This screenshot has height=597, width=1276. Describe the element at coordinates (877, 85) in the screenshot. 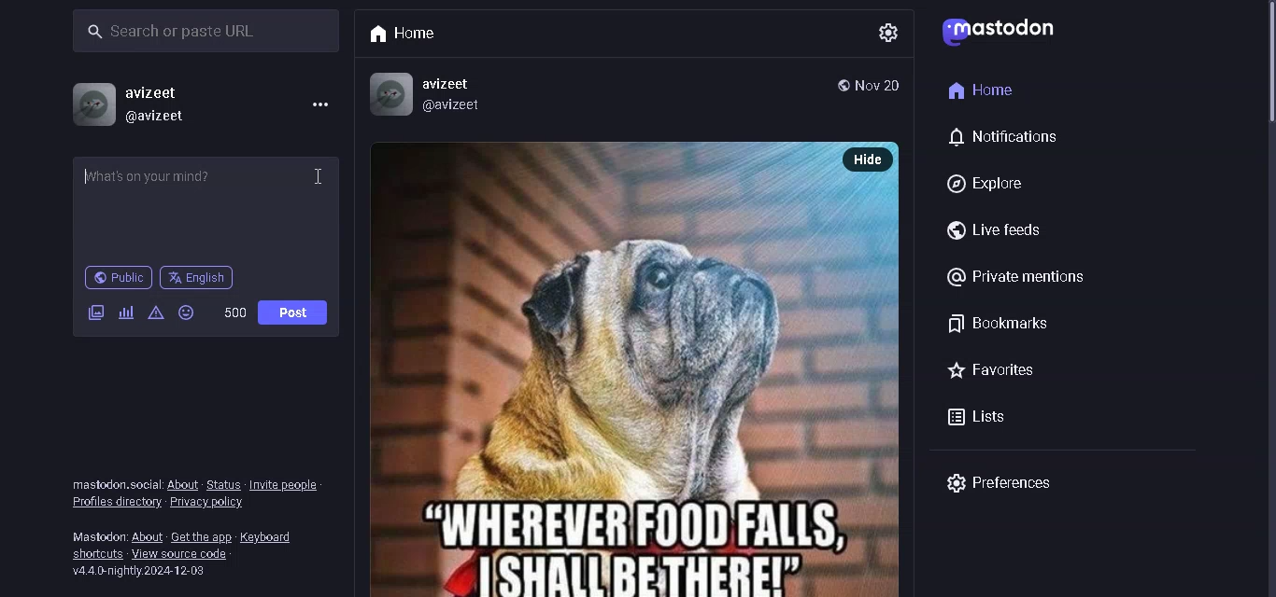

I see `Date posted` at that location.